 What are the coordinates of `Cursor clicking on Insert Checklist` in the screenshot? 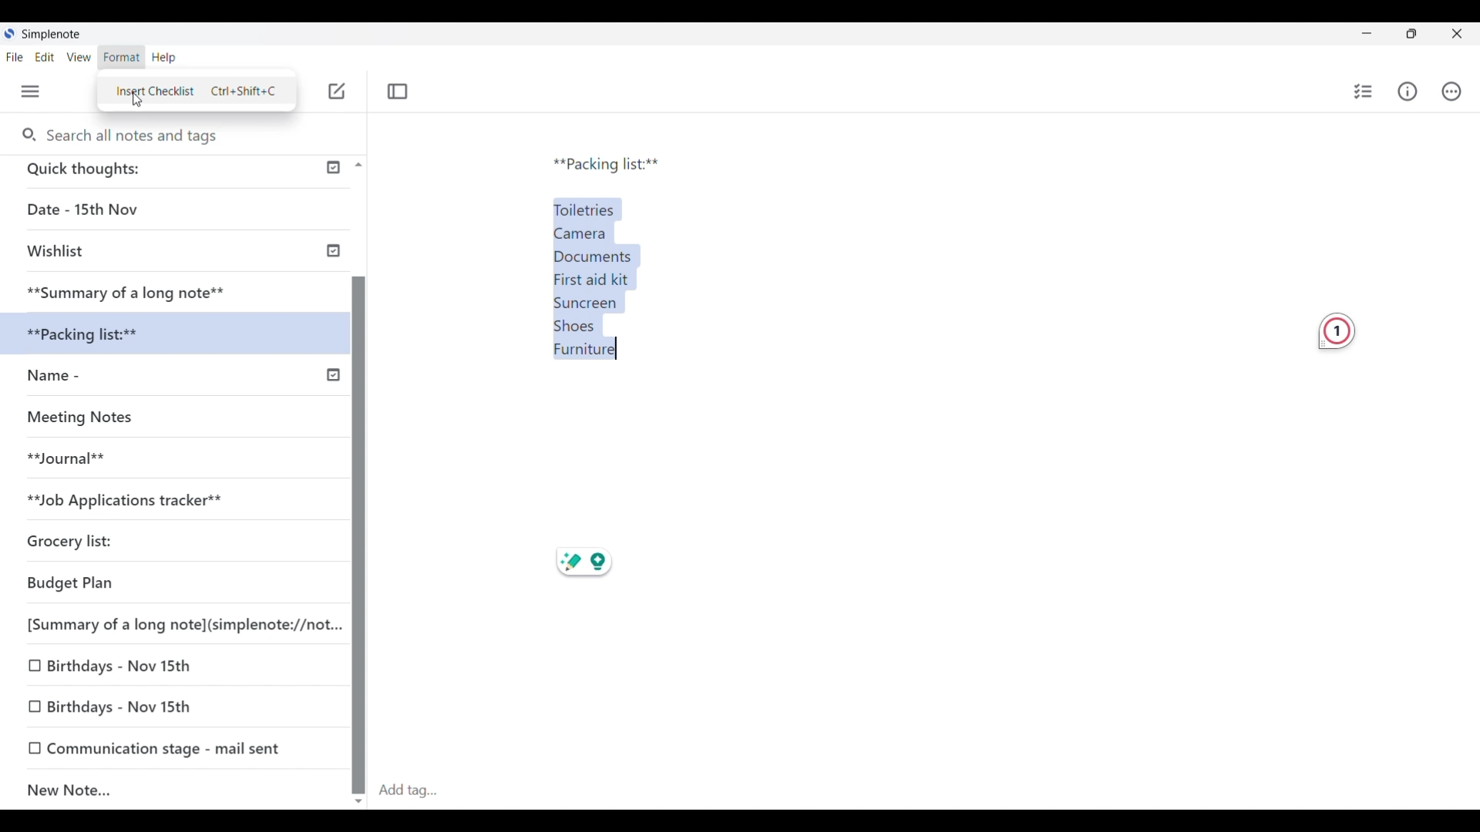 It's located at (197, 92).